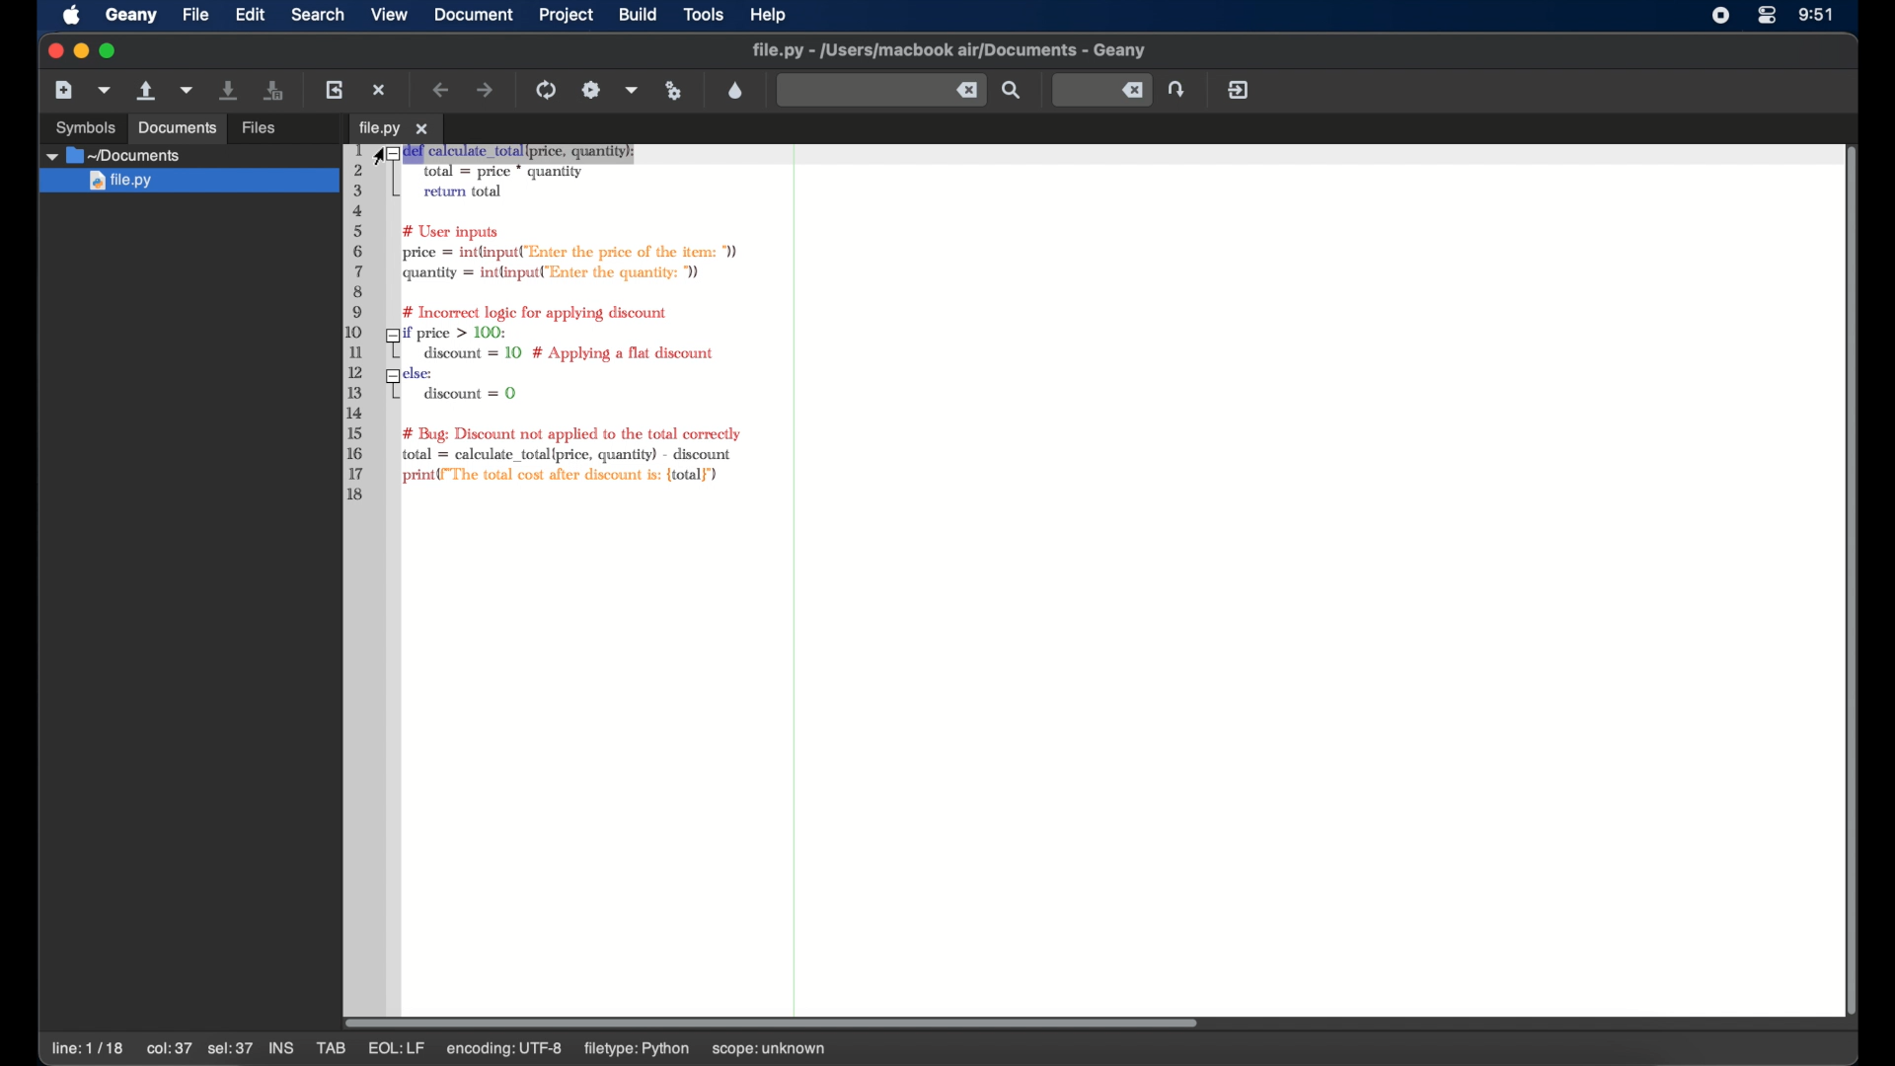  Describe the element at coordinates (88, 1048) in the screenshot. I see `line: 1/18` at that location.